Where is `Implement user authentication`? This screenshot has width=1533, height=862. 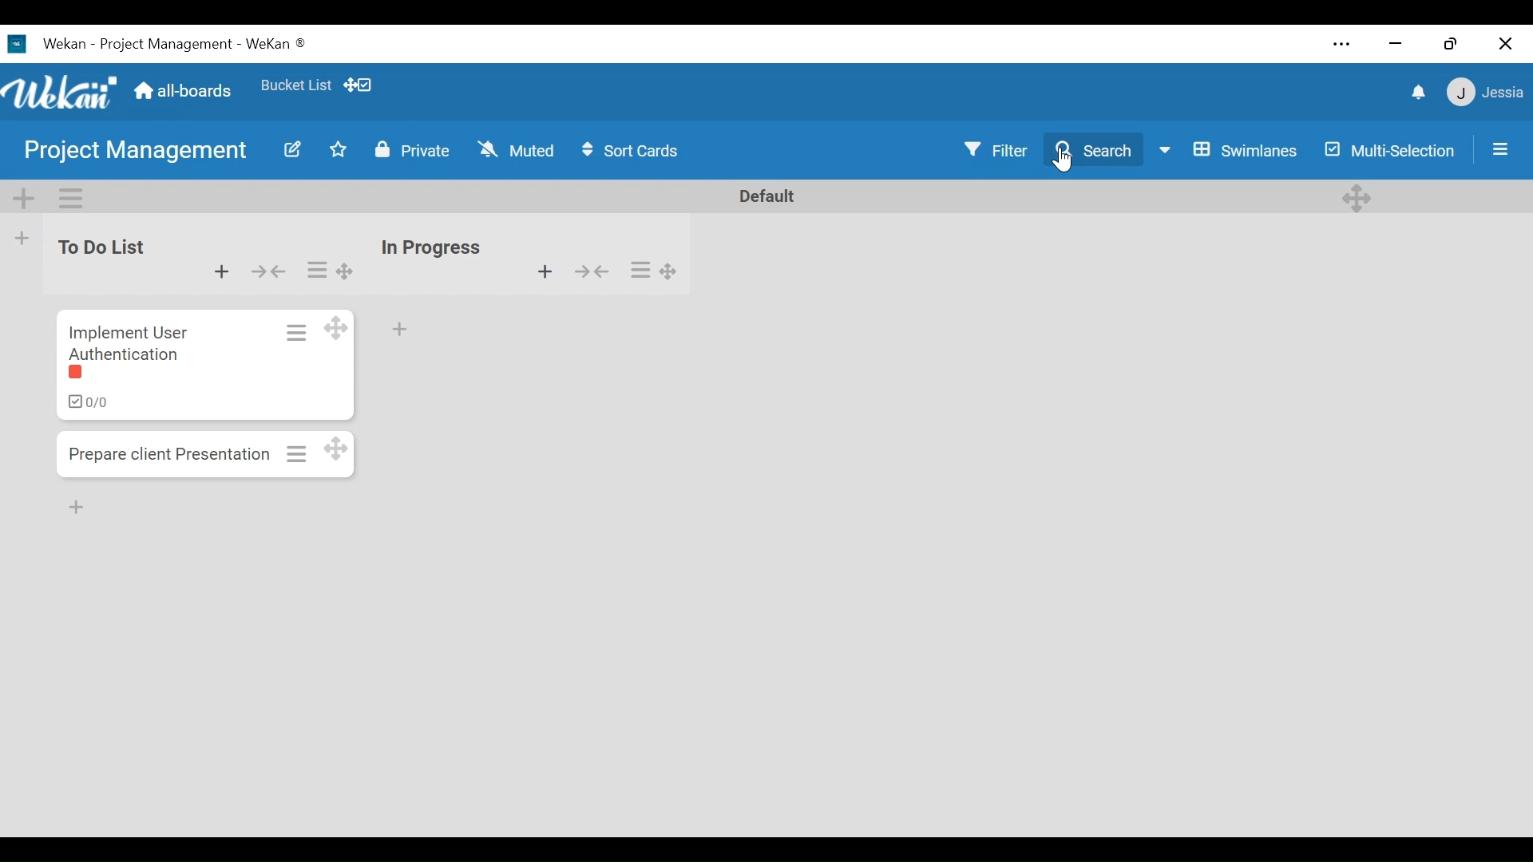
Implement user authentication is located at coordinates (132, 340).